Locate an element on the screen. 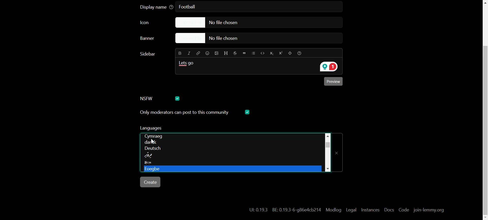  Header is located at coordinates (226, 52).